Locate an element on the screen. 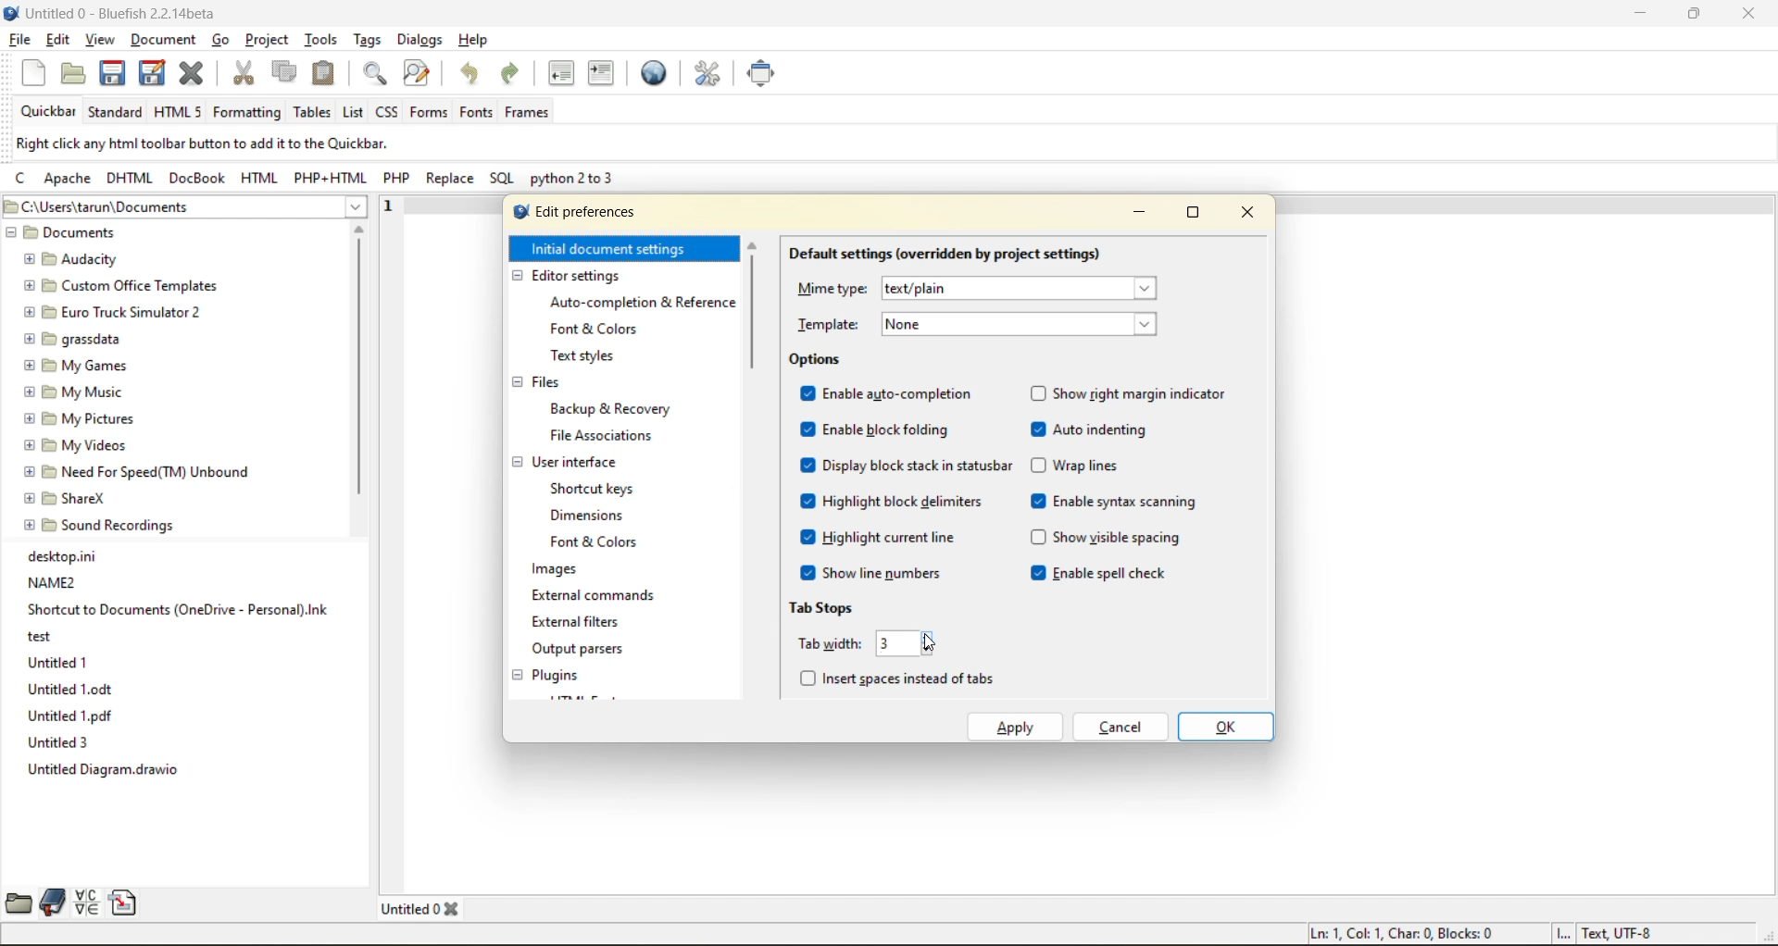 This screenshot has height=946, width=1778. default settings is located at coordinates (945, 254).